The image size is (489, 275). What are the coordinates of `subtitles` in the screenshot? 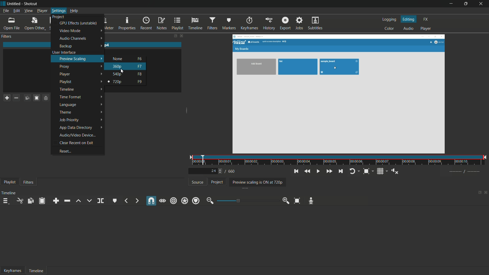 It's located at (315, 24).